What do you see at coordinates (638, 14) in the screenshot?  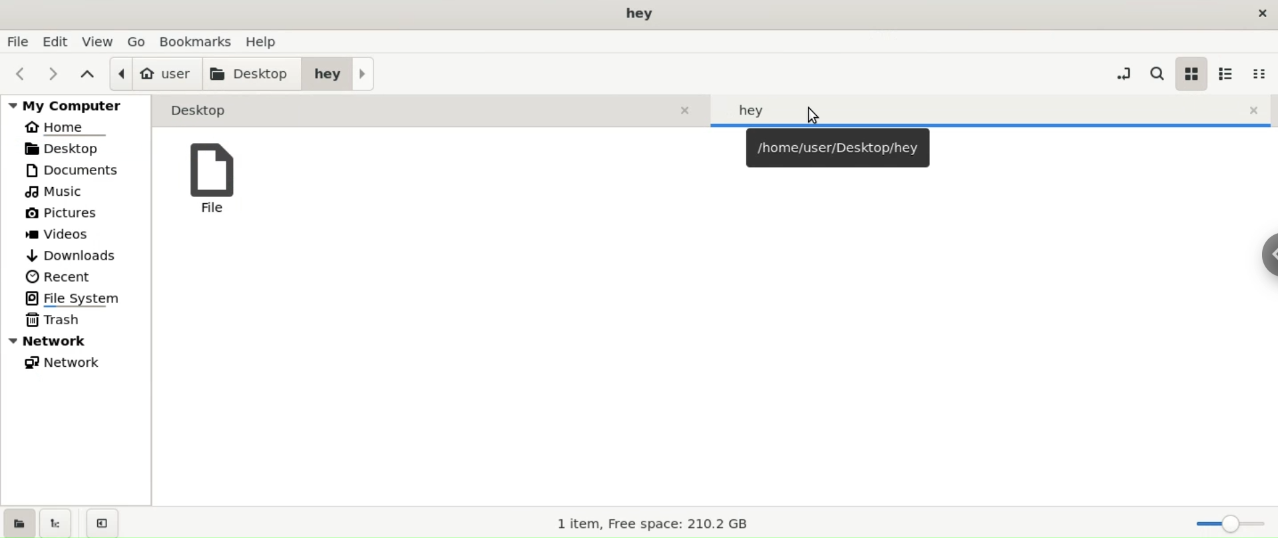 I see `title` at bounding box center [638, 14].